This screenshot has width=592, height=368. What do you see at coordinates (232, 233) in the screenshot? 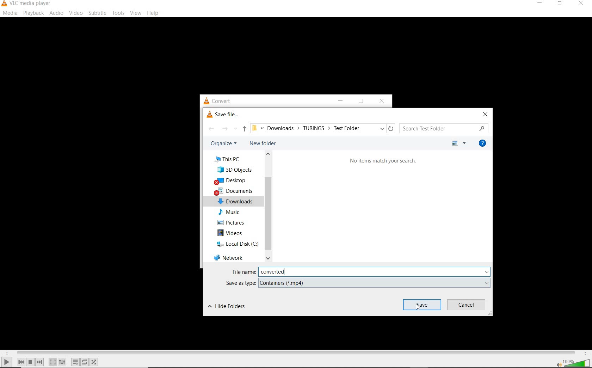
I see `videos` at bounding box center [232, 233].